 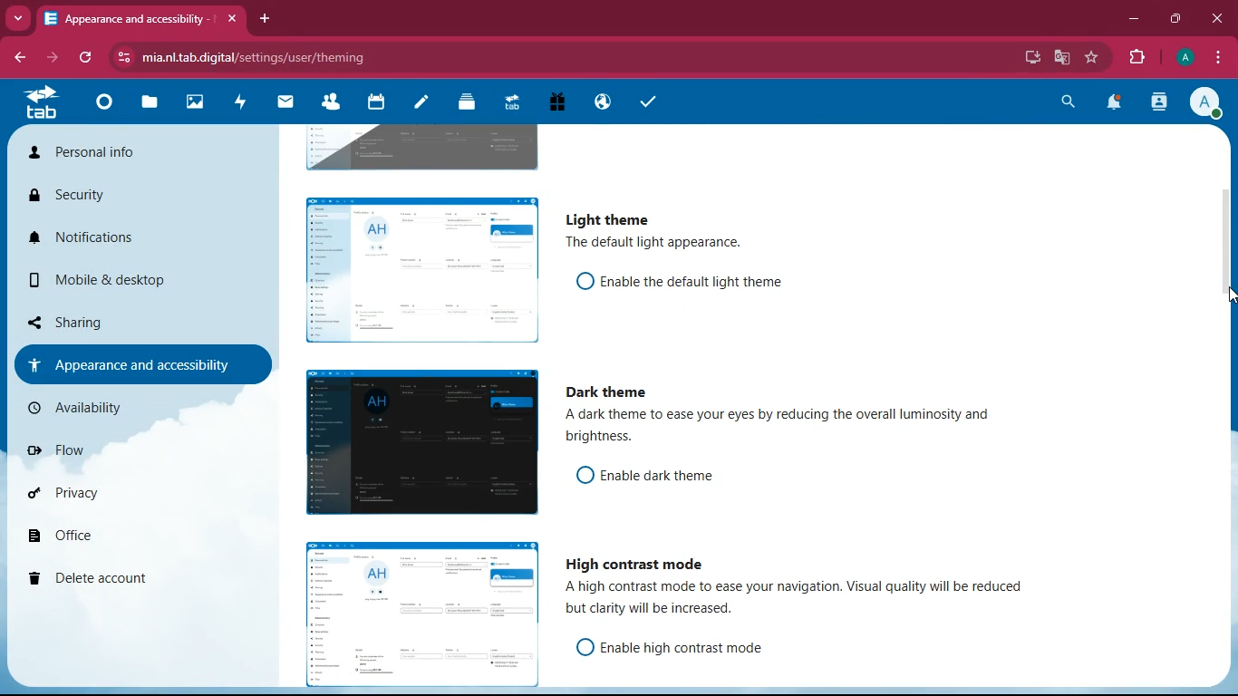 What do you see at coordinates (111, 322) in the screenshot?
I see `sharing` at bounding box center [111, 322].